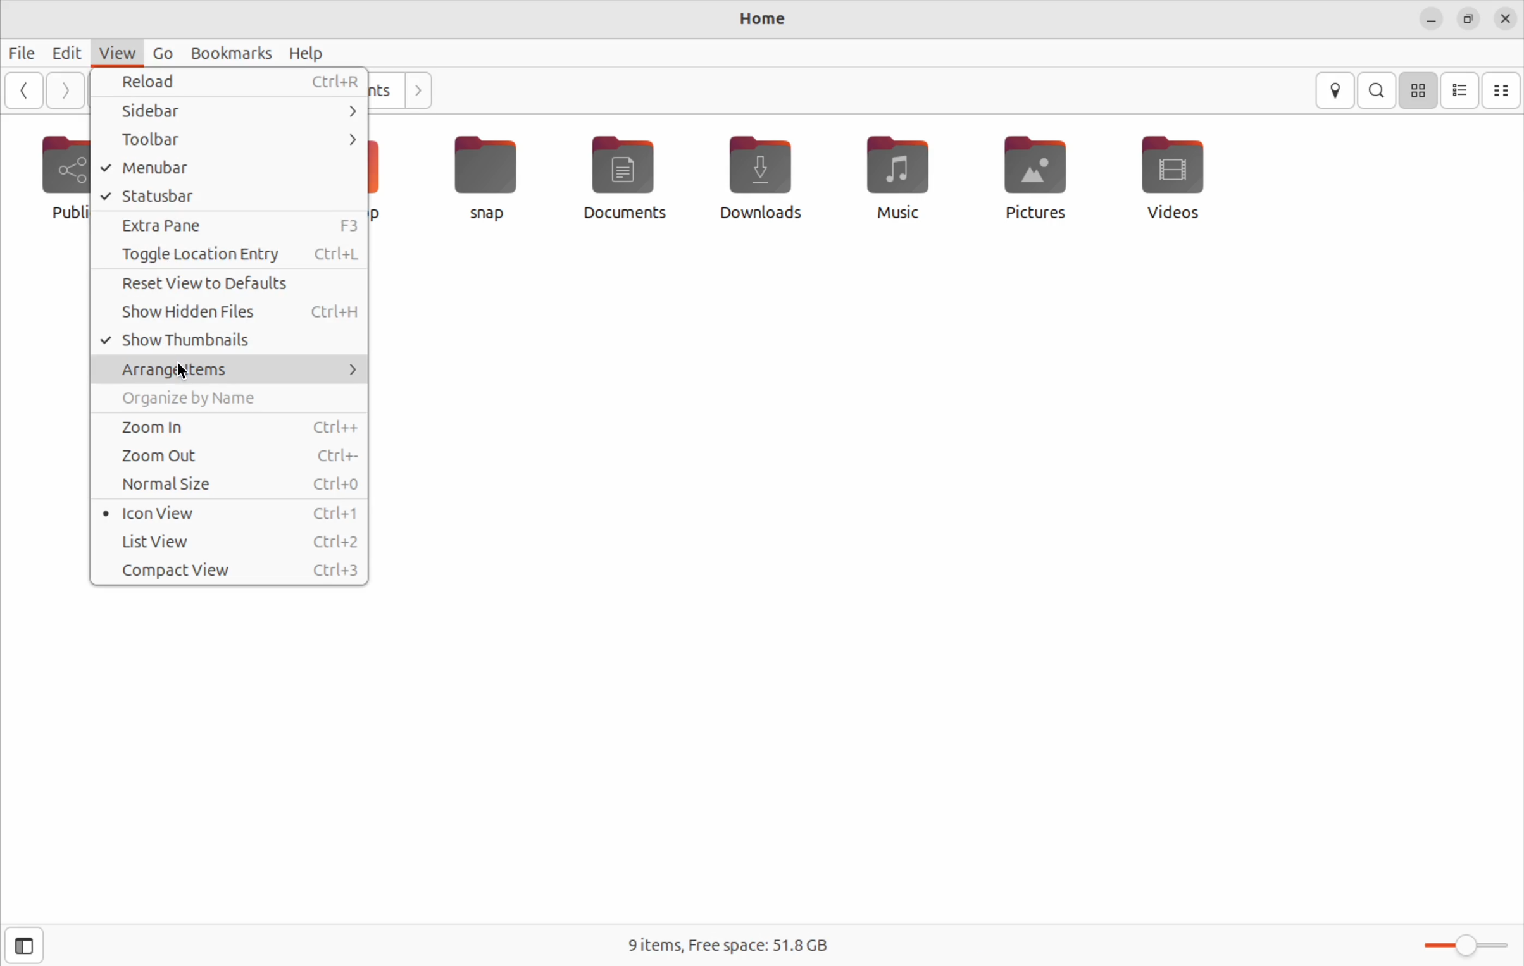 This screenshot has height=966, width=1524. What do you see at coordinates (761, 182) in the screenshot?
I see `downloads` at bounding box center [761, 182].